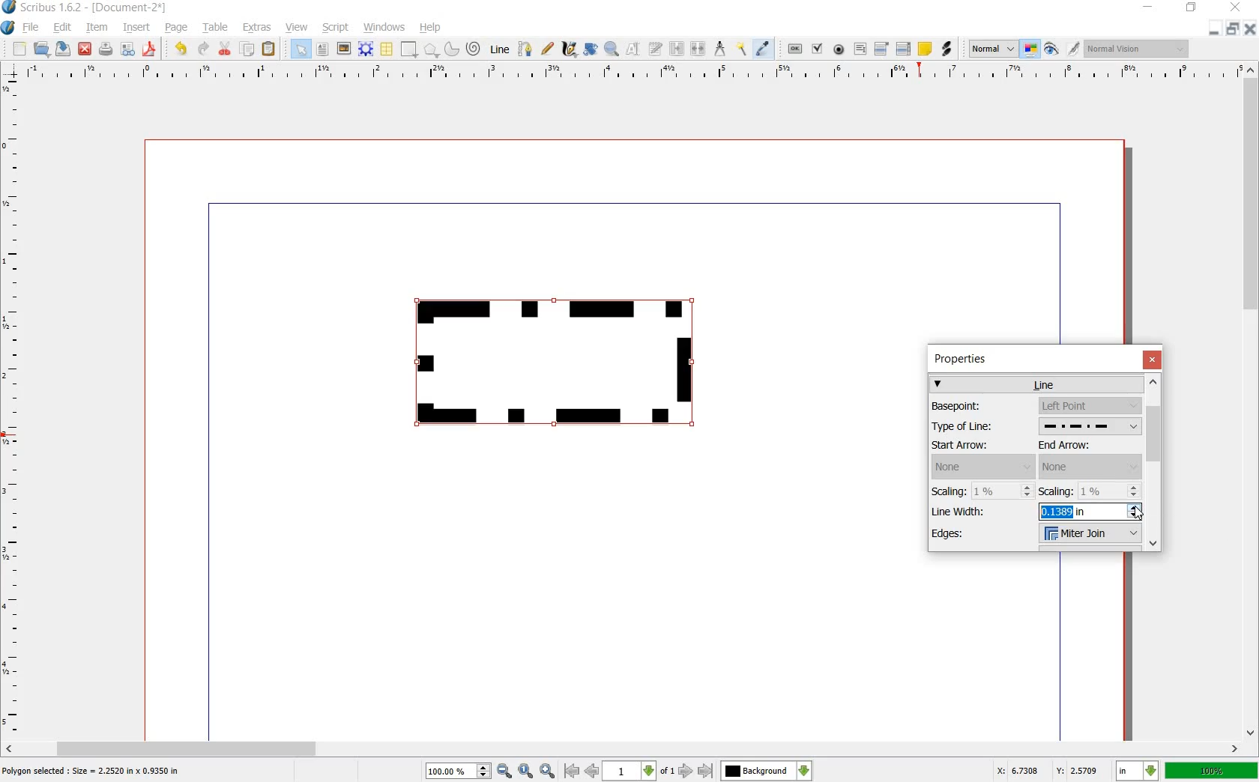  What do you see at coordinates (860, 49) in the screenshot?
I see `PDF TEXT FIELD` at bounding box center [860, 49].